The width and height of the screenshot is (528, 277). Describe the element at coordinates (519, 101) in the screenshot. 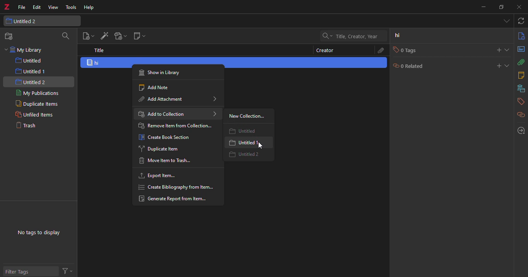

I see `tags` at that location.